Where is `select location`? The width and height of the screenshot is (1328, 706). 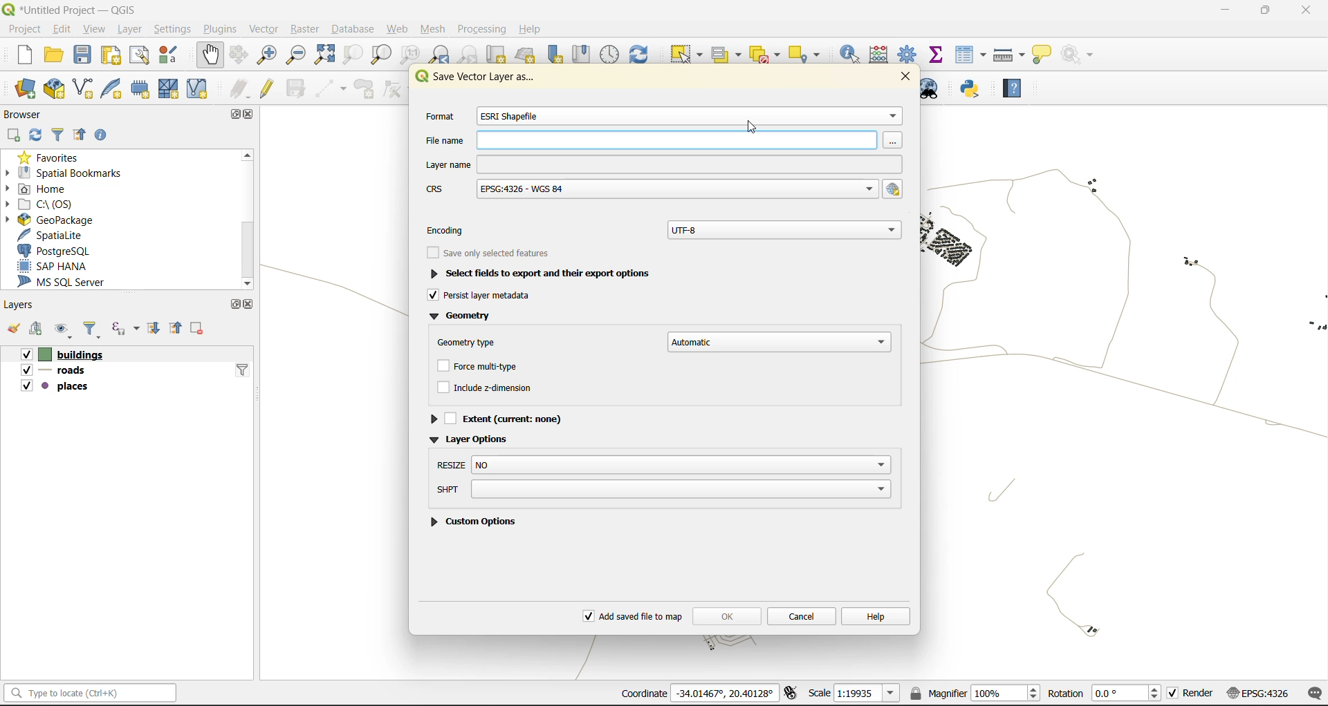 select location is located at coordinates (809, 55).